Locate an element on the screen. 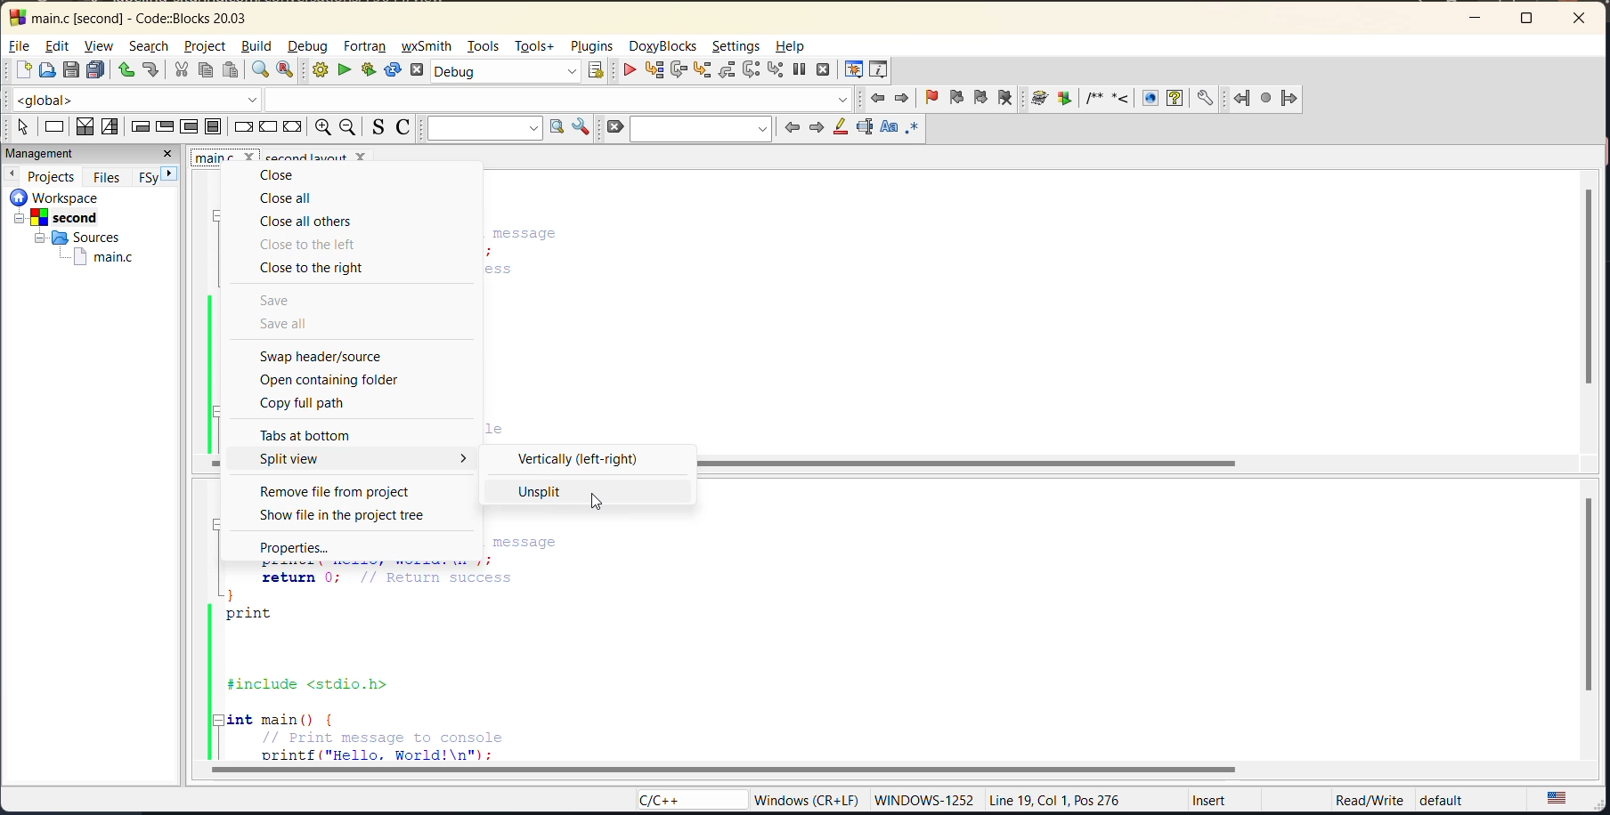  clear bookmark is located at coordinates (1004, 99).